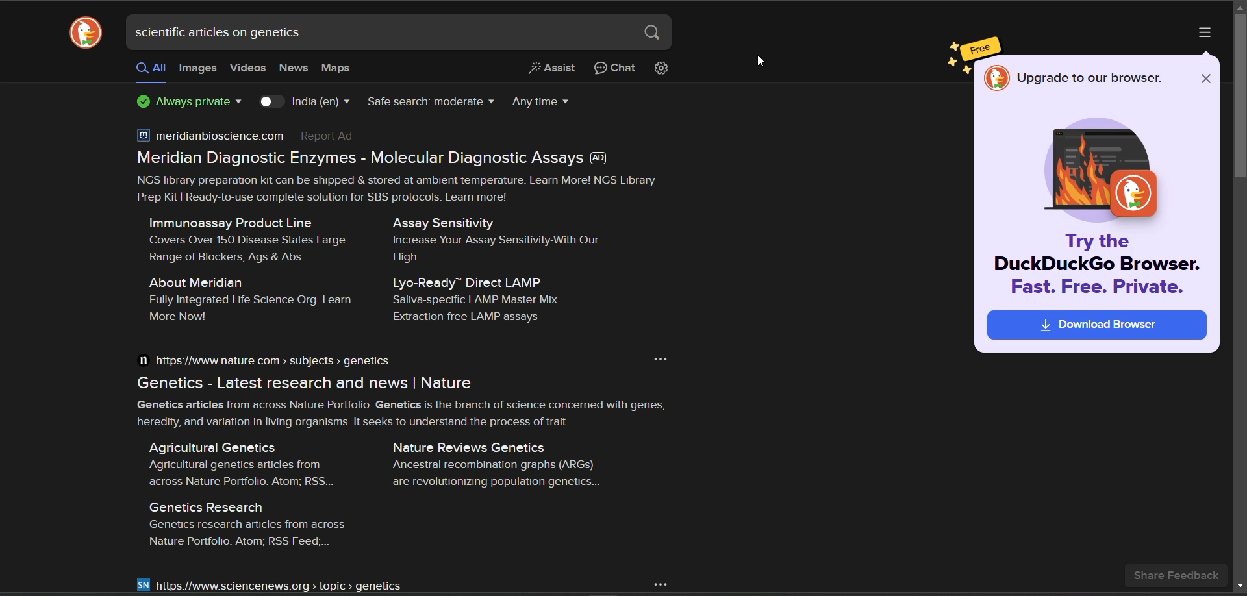  I want to click on cursor, so click(761, 60).